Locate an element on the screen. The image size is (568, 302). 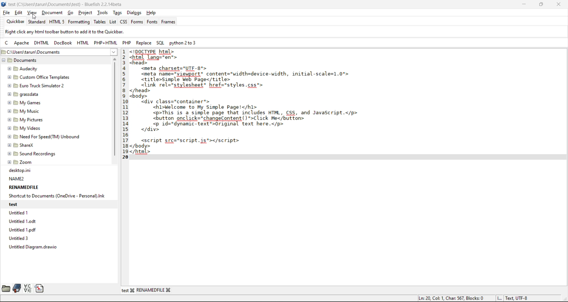
Shortcut to Documents (OneDrive - Personal).Ink is located at coordinates (57, 196).